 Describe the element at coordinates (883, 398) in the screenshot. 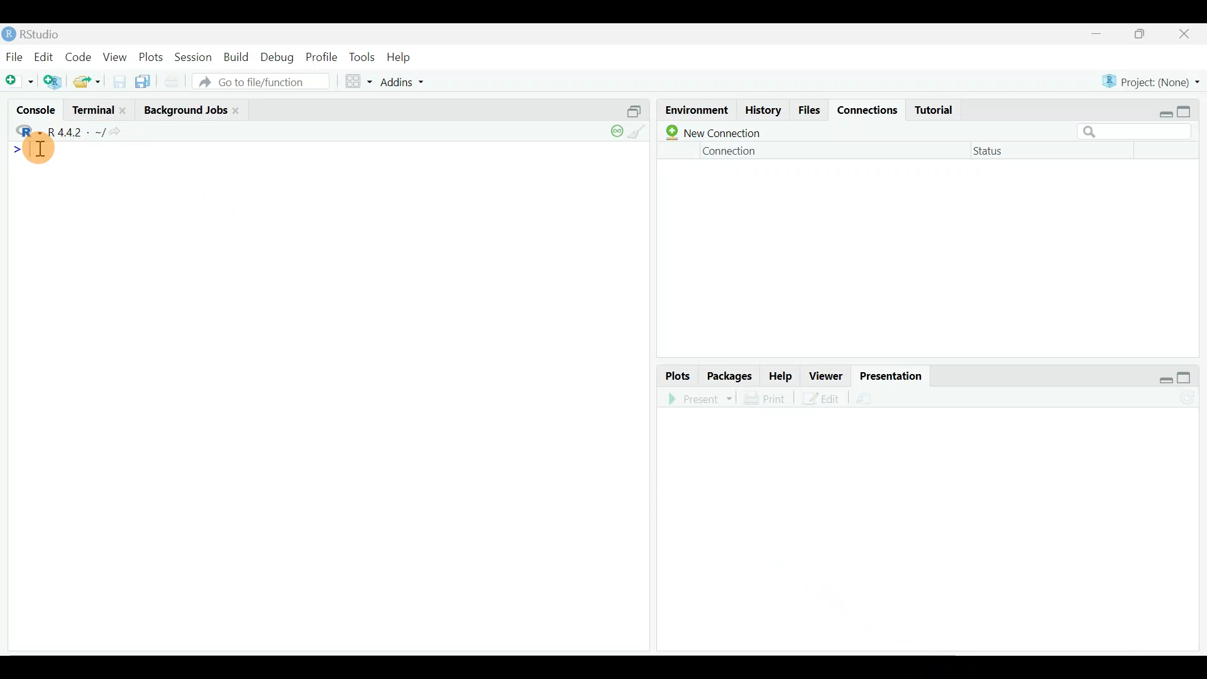

I see `Present in an external web browser` at that location.